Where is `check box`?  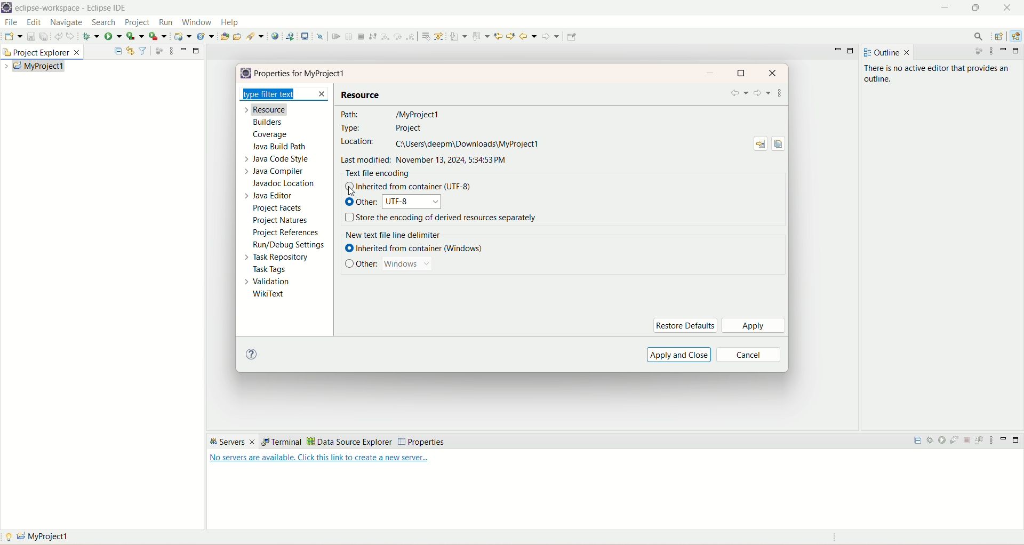 check box is located at coordinates (349, 204).